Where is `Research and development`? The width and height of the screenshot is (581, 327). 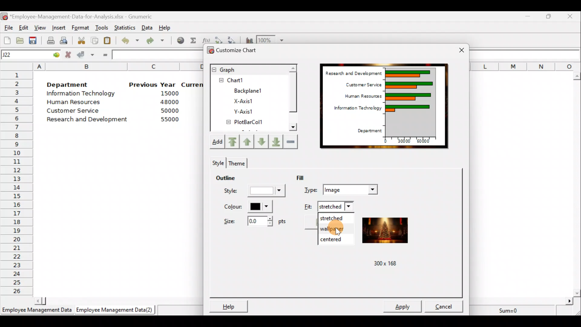 Research and development is located at coordinates (87, 119).